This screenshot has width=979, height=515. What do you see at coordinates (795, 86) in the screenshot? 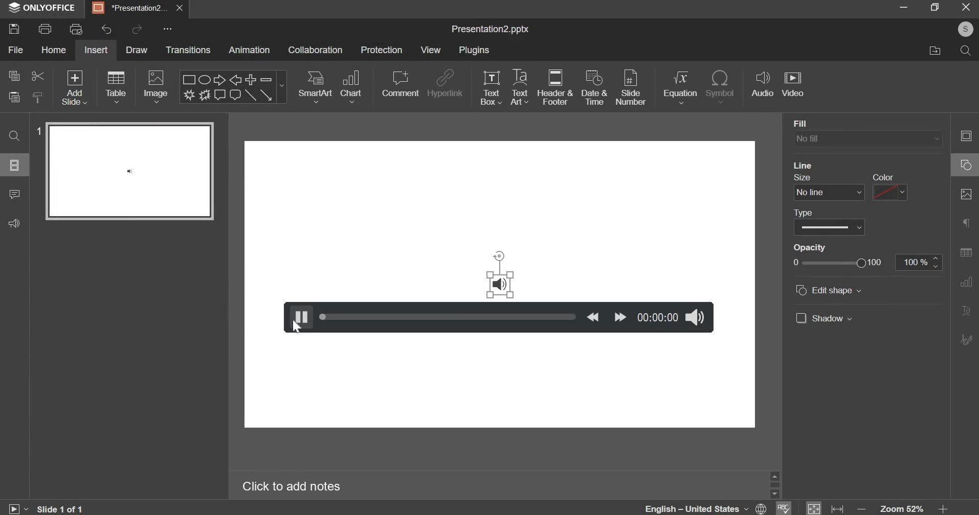
I see `insert video` at bounding box center [795, 86].